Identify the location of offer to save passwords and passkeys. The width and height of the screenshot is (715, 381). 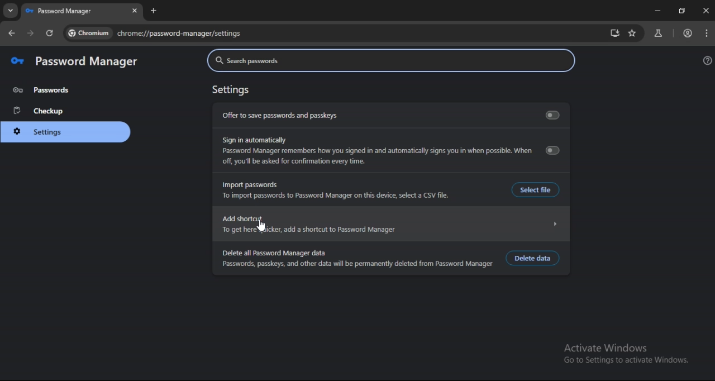
(389, 115).